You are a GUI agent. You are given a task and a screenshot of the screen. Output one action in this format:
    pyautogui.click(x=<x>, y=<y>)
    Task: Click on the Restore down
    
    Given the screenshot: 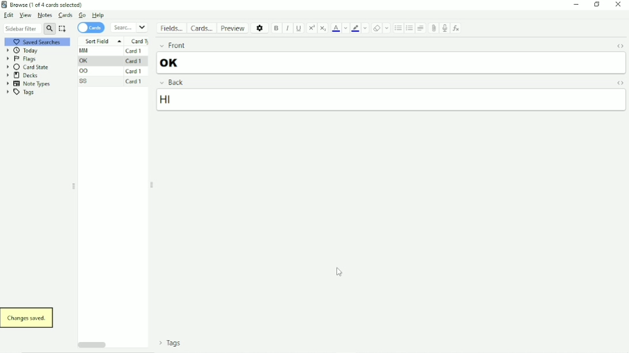 What is the action you would take?
    pyautogui.click(x=597, y=5)
    